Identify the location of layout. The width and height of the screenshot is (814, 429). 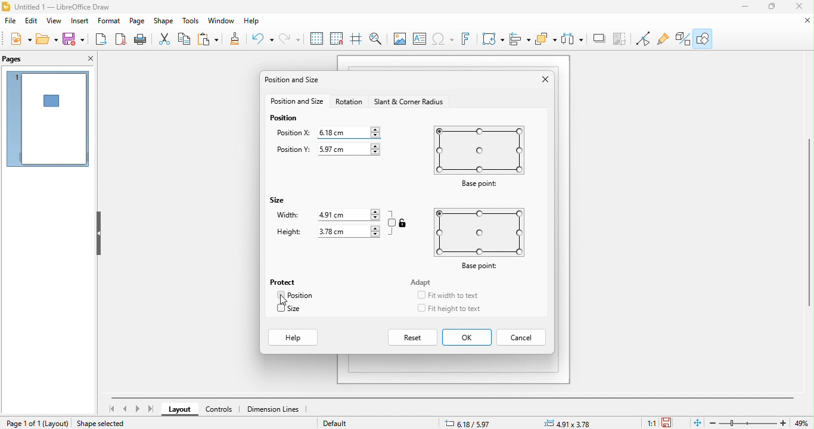
(57, 423).